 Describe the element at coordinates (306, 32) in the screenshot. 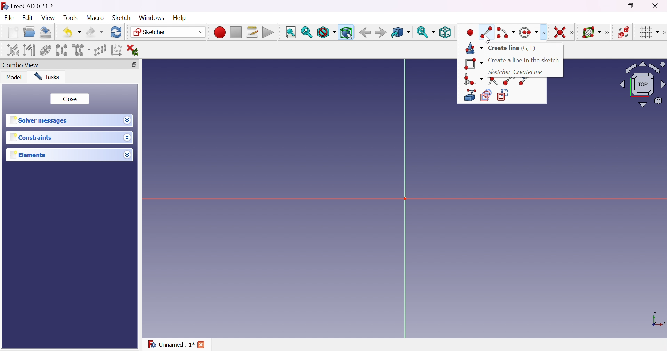

I see `Fit selection` at that location.